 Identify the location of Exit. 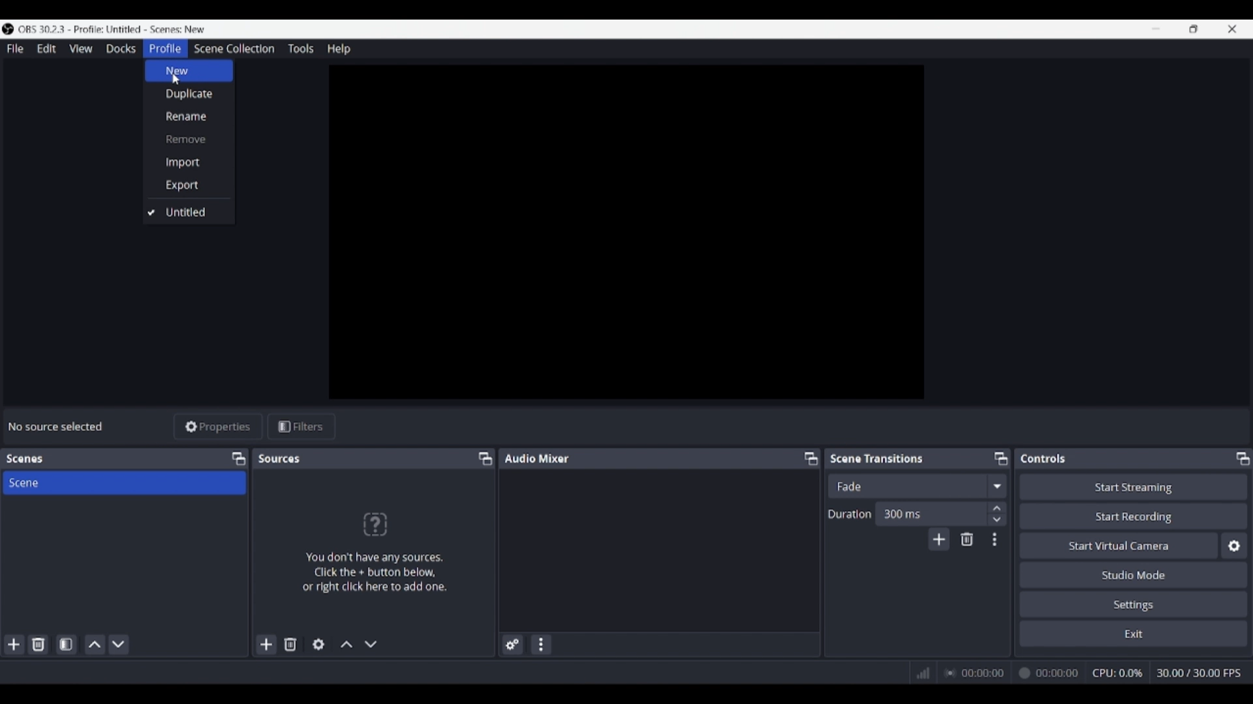
(1134, 633).